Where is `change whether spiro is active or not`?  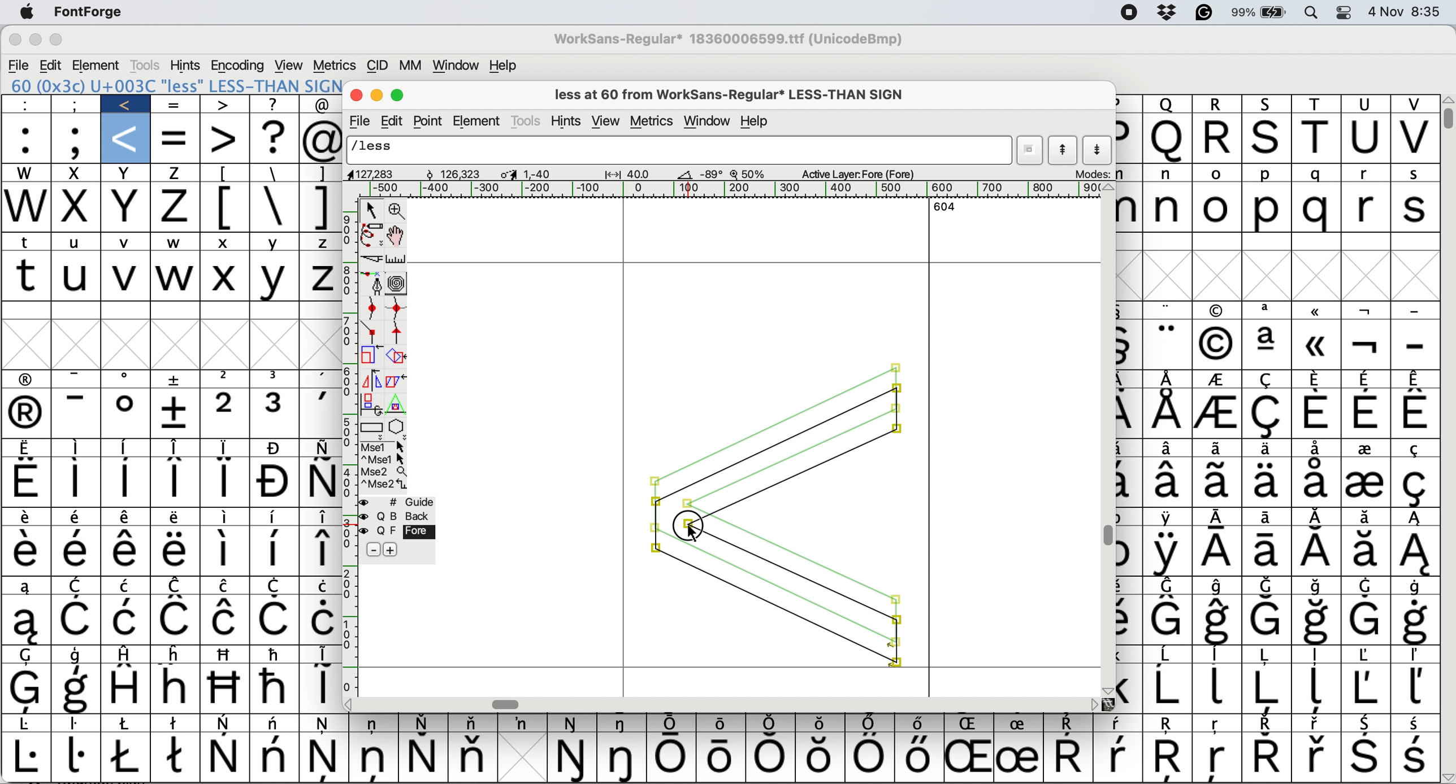
change whether spiro is active or not is located at coordinates (396, 282).